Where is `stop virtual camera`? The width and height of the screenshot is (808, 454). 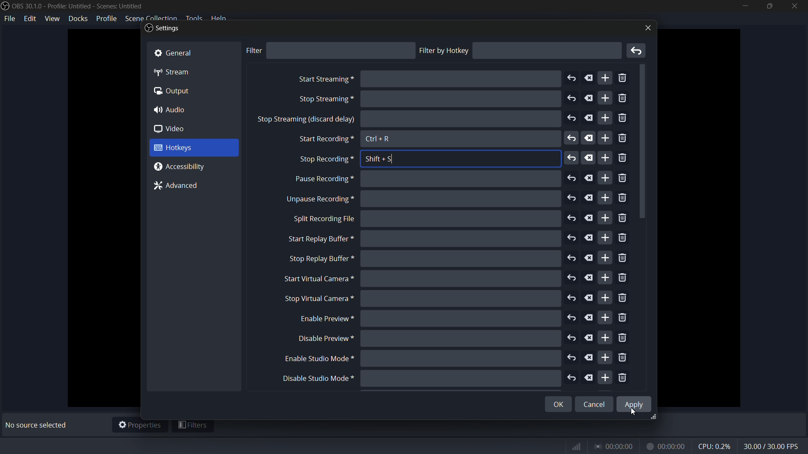 stop virtual camera is located at coordinates (317, 299).